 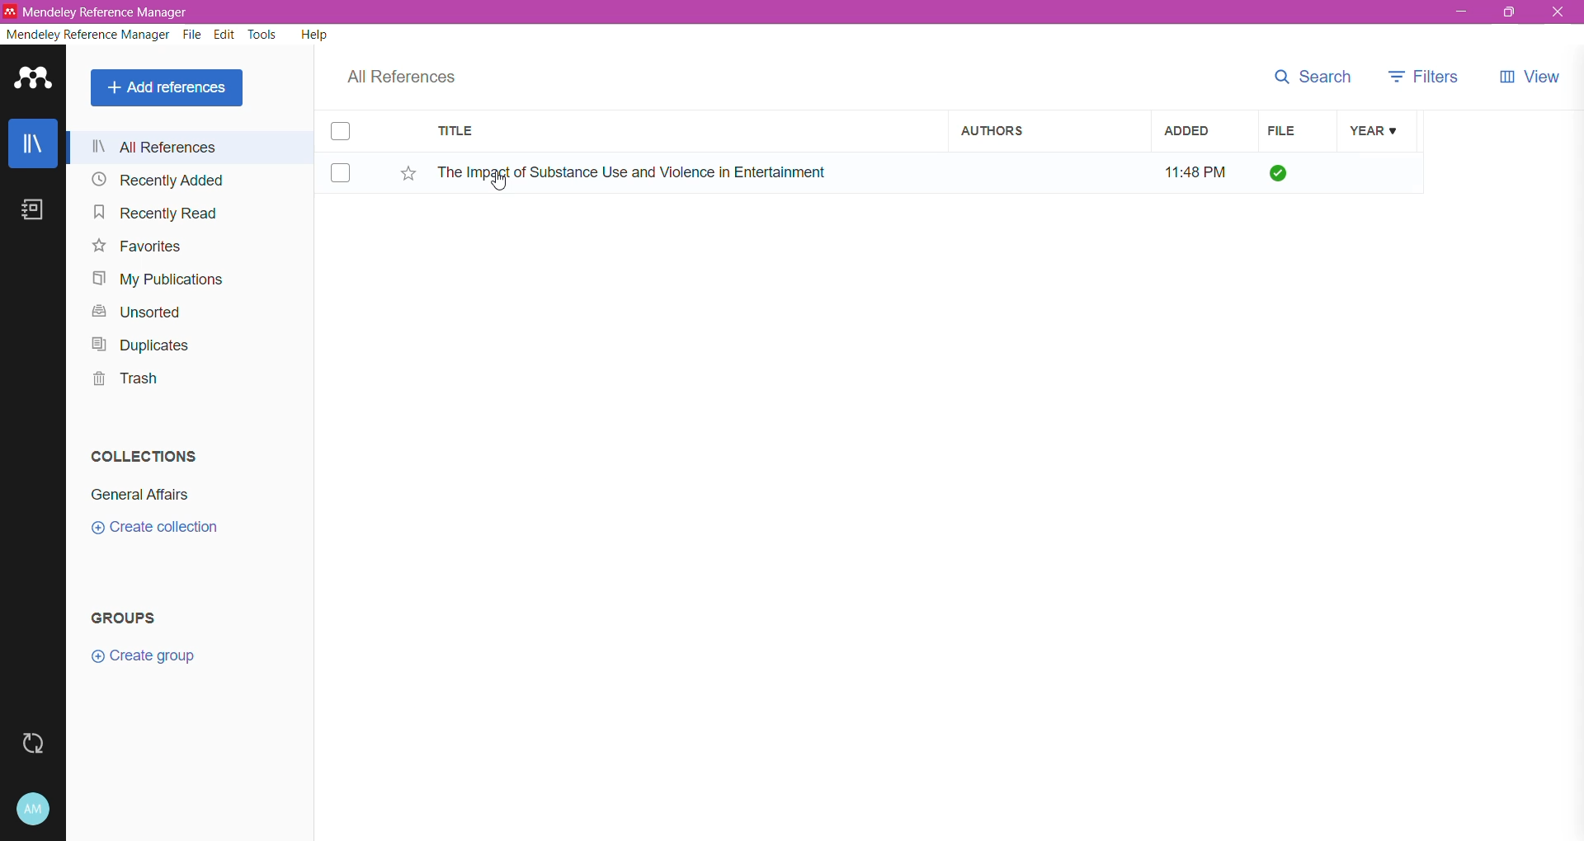 What do you see at coordinates (338, 174) in the screenshot?
I see `Click to select Item(s)` at bounding box center [338, 174].